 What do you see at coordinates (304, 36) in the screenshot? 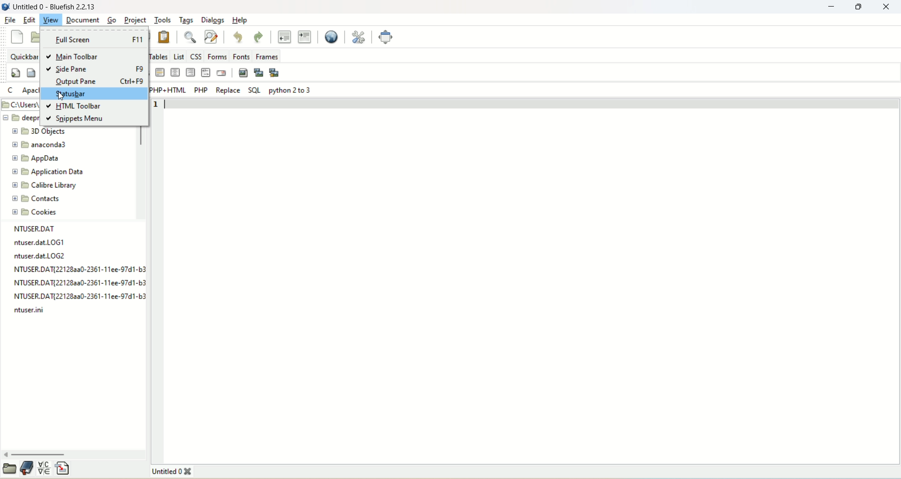
I see `indent` at bounding box center [304, 36].